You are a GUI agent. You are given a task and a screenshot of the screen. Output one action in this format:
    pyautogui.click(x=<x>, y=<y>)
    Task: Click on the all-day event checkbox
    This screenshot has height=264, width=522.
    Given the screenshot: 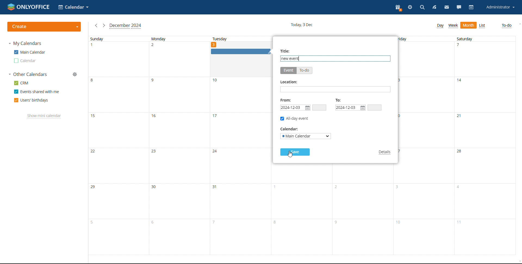 What is the action you would take?
    pyautogui.click(x=294, y=118)
    